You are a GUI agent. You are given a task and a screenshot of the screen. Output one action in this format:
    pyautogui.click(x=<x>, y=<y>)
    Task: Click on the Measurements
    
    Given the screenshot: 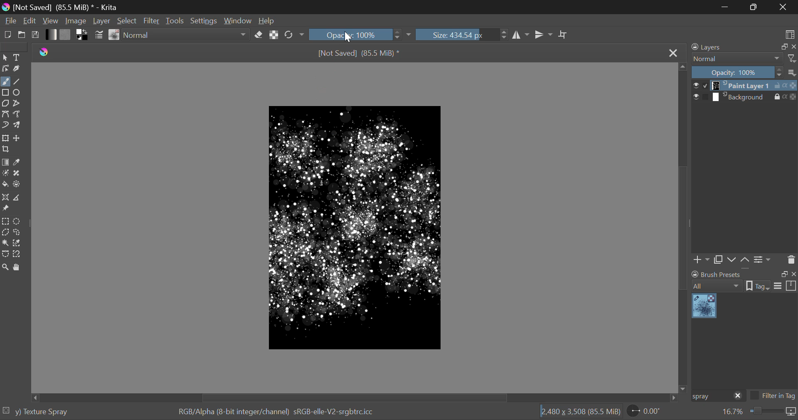 What is the action you would take?
    pyautogui.click(x=16, y=198)
    